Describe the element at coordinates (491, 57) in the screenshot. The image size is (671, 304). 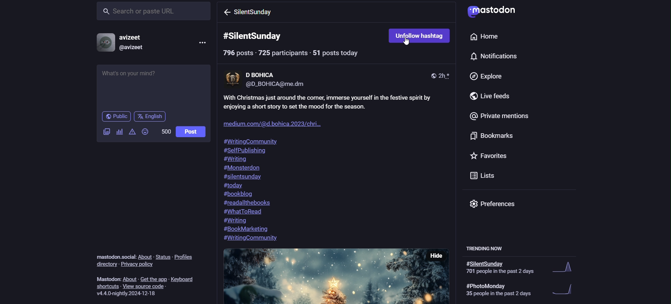
I see `notification` at that location.